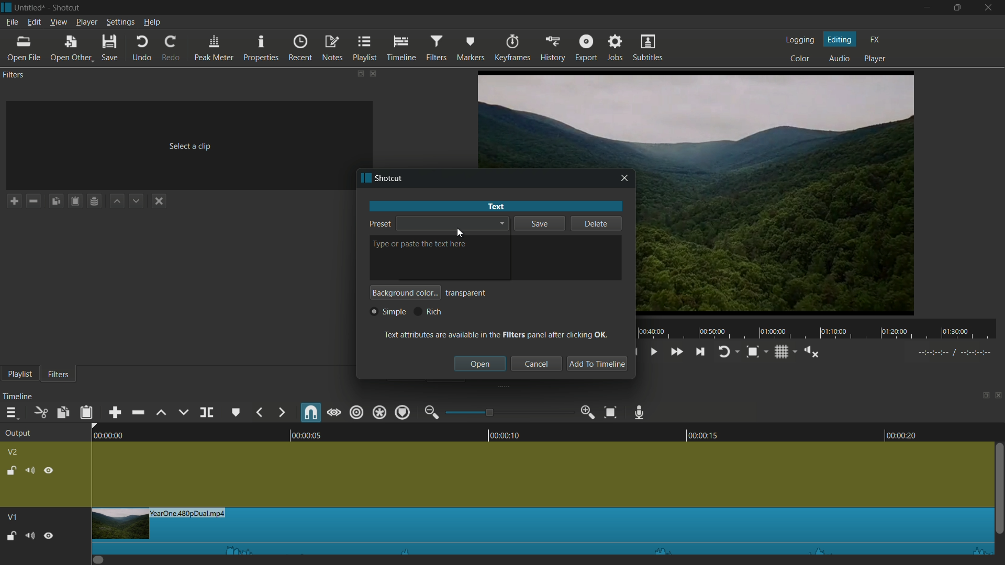  Describe the element at coordinates (587, 48) in the screenshot. I see `export` at that location.